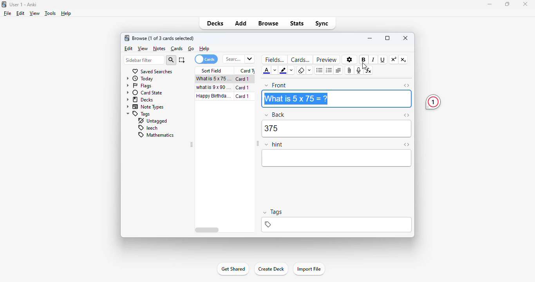 The width and height of the screenshot is (535, 282). What do you see at coordinates (433, 102) in the screenshot?
I see `1` at bounding box center [433, 102].